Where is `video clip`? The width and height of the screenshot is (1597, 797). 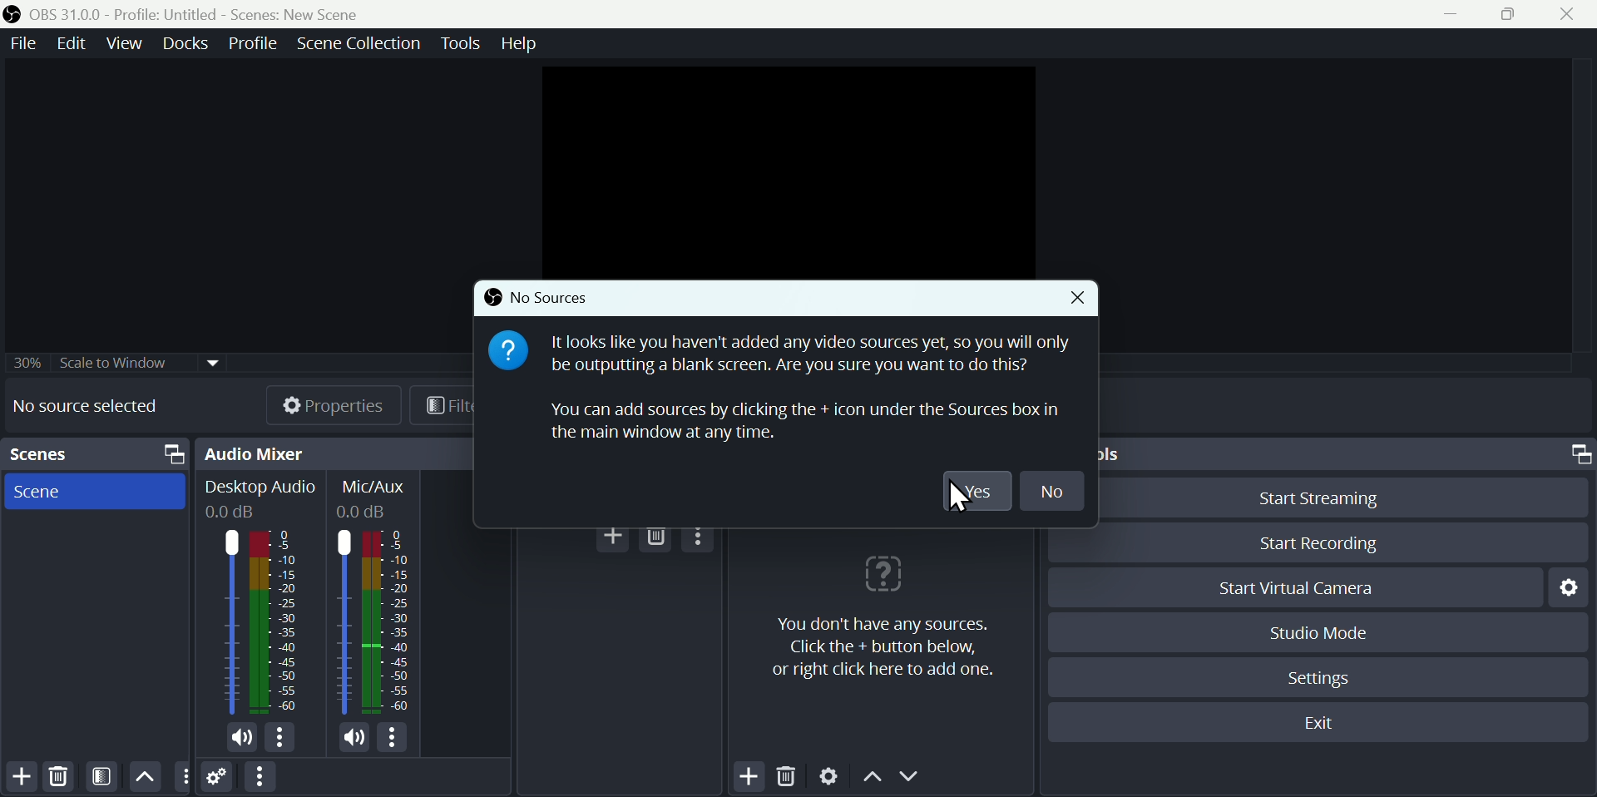
video clip is located at coordinates (785, 171).